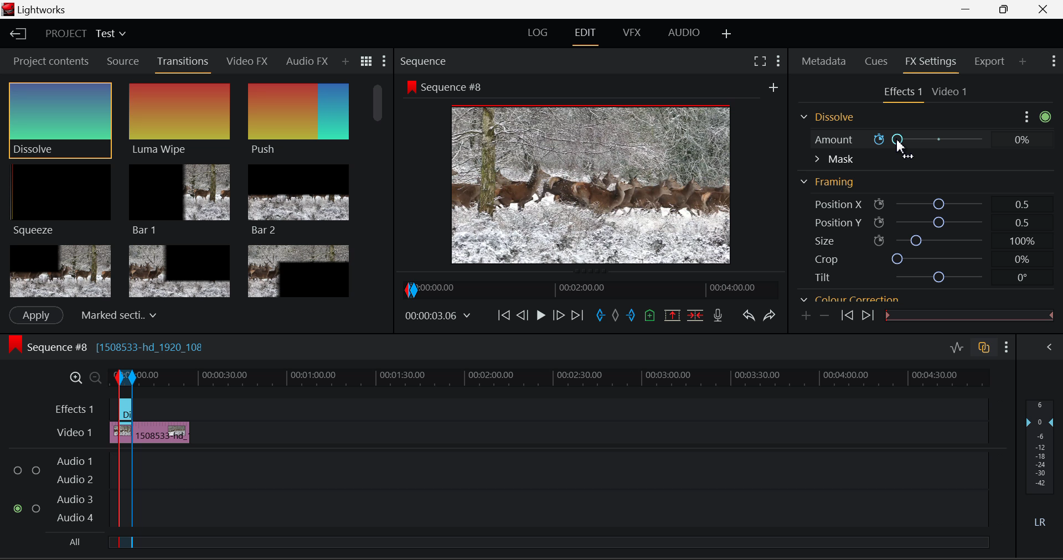 This screenshot has height=560, width=1063. I want to click on Position X, so click(920, 203).